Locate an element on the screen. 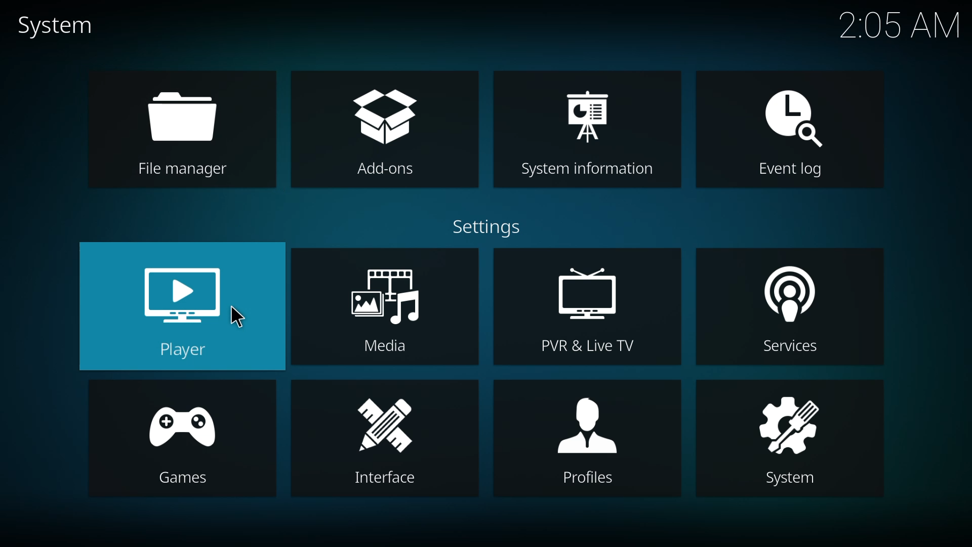 The width and height of the screenshot is (972, 547). system is located at coordinates (791, 442).